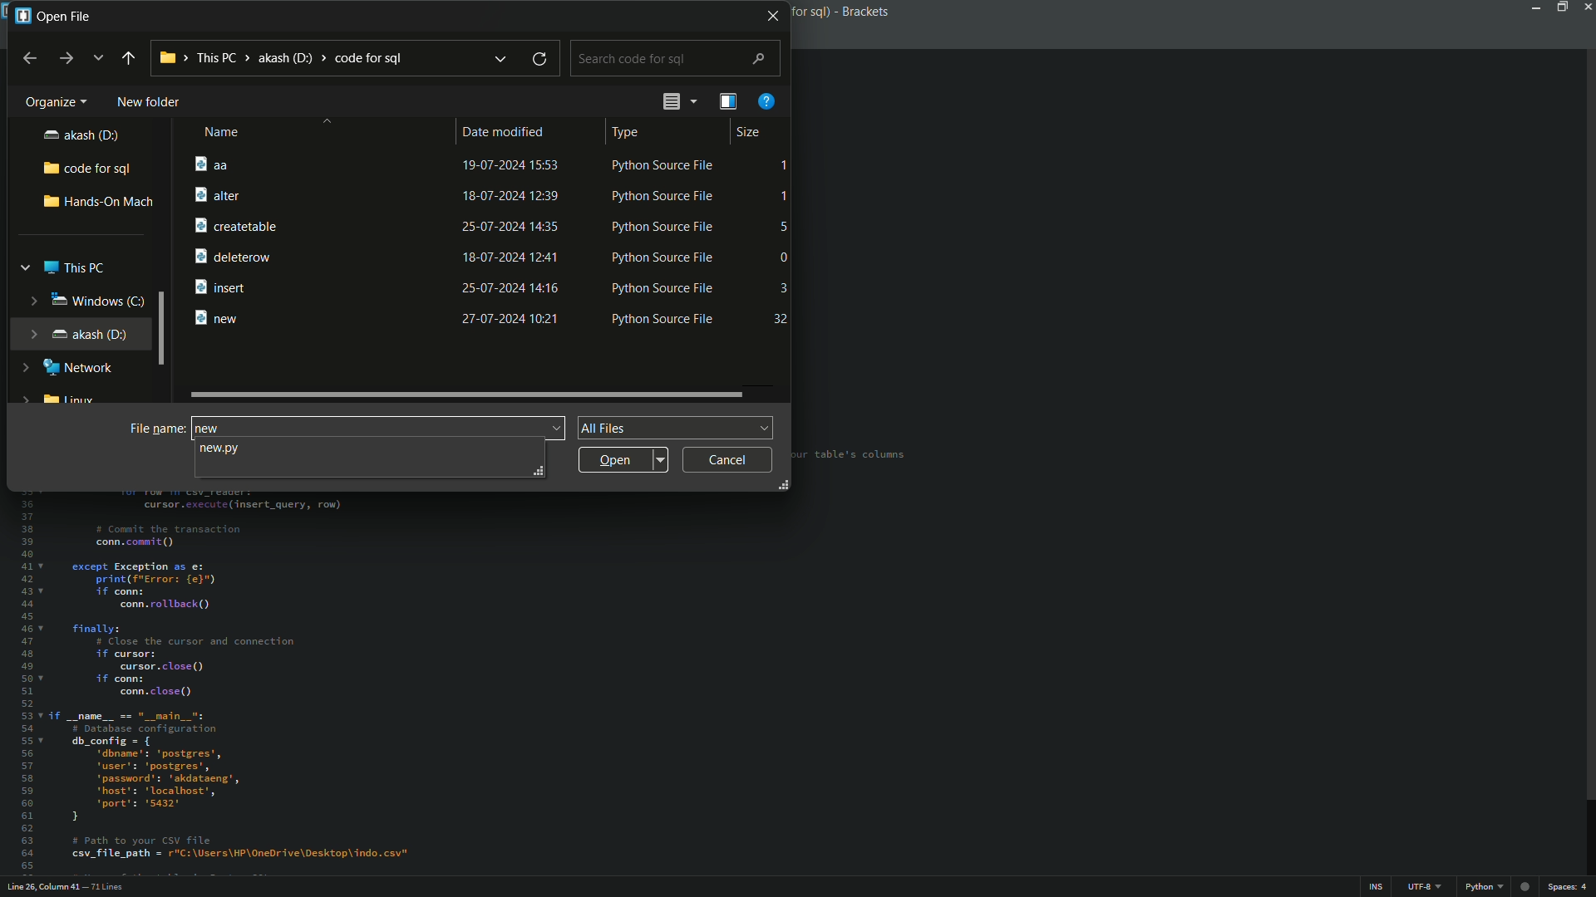 Image resolution: width=1596 pixels, height=897 pixels. What do you see at coordinates (224, 286) in the screenshot?
I see `insert` at bounding box center [224, 286].